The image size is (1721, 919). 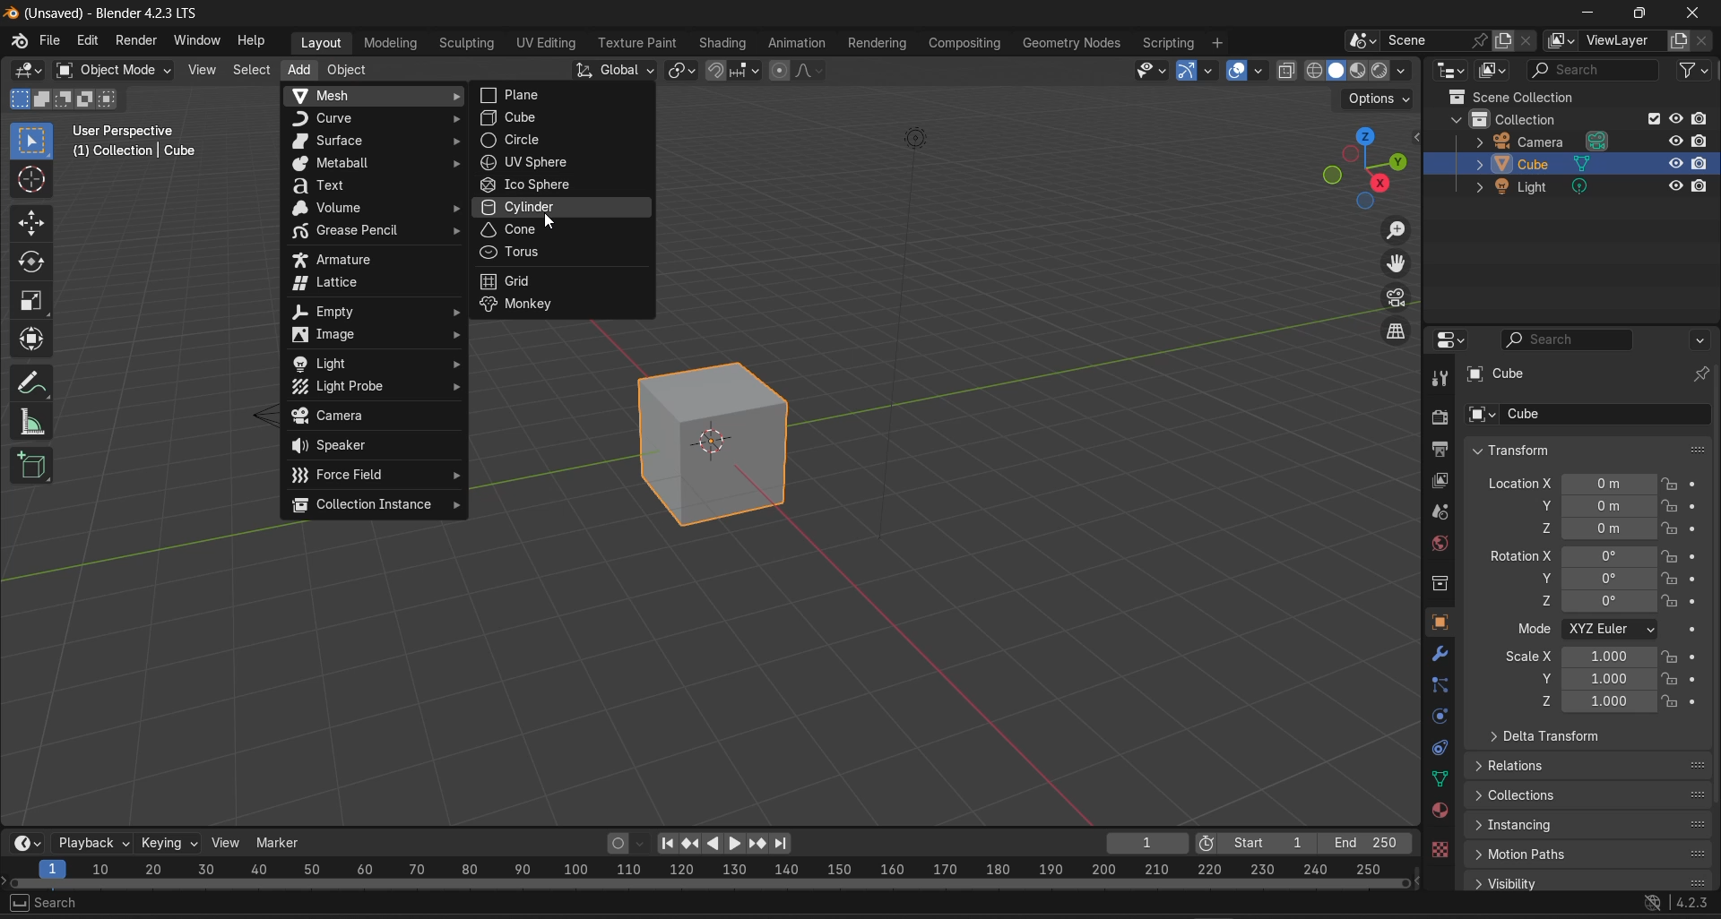 What do you see at coordinates (1595, 678) in the screenshot?
I see `scale y` at bounding box center [1595, 678].